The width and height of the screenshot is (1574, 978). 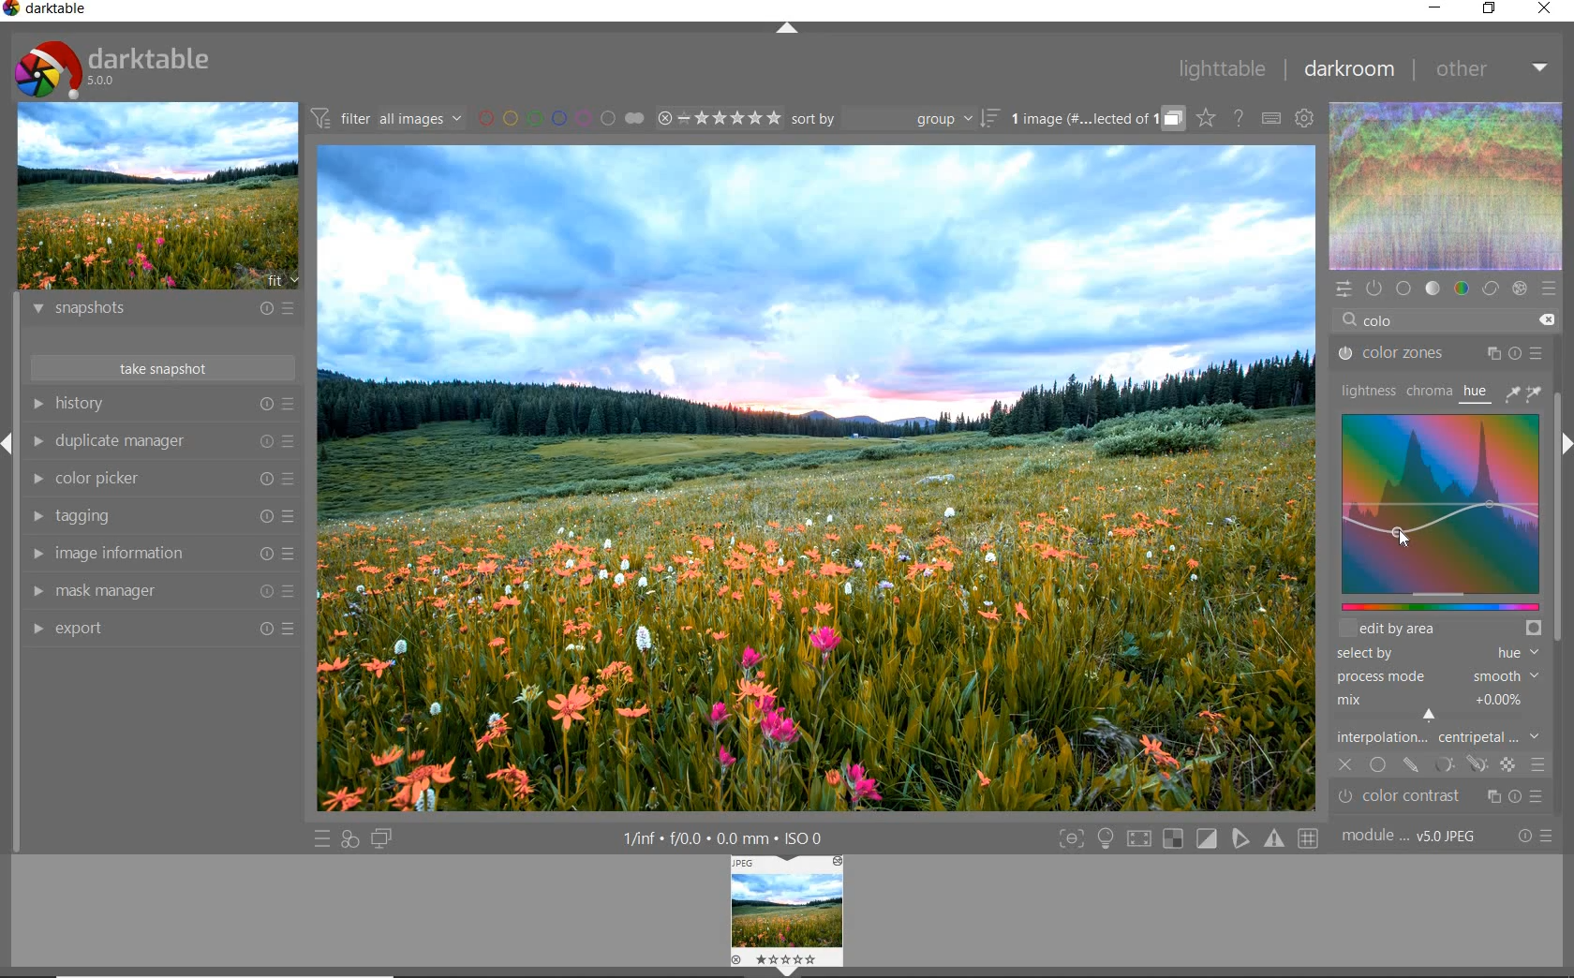 I want to click on chroma, so click(x=1429, y=391).